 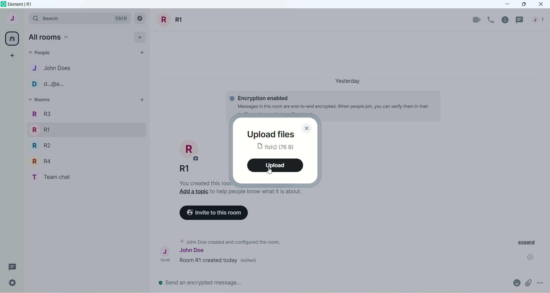 What do you see at coordinates (140, 19) in the screenshot?
I see `explore rooms` at bounding box center [140, 19].